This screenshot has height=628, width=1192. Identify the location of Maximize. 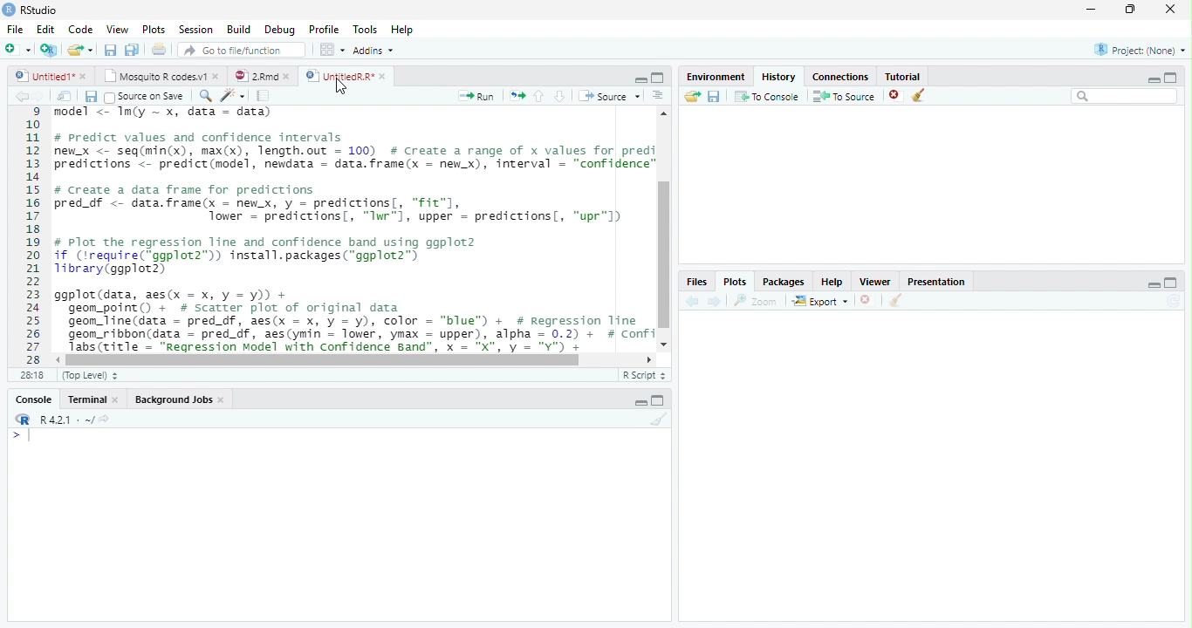
(1129, 9).